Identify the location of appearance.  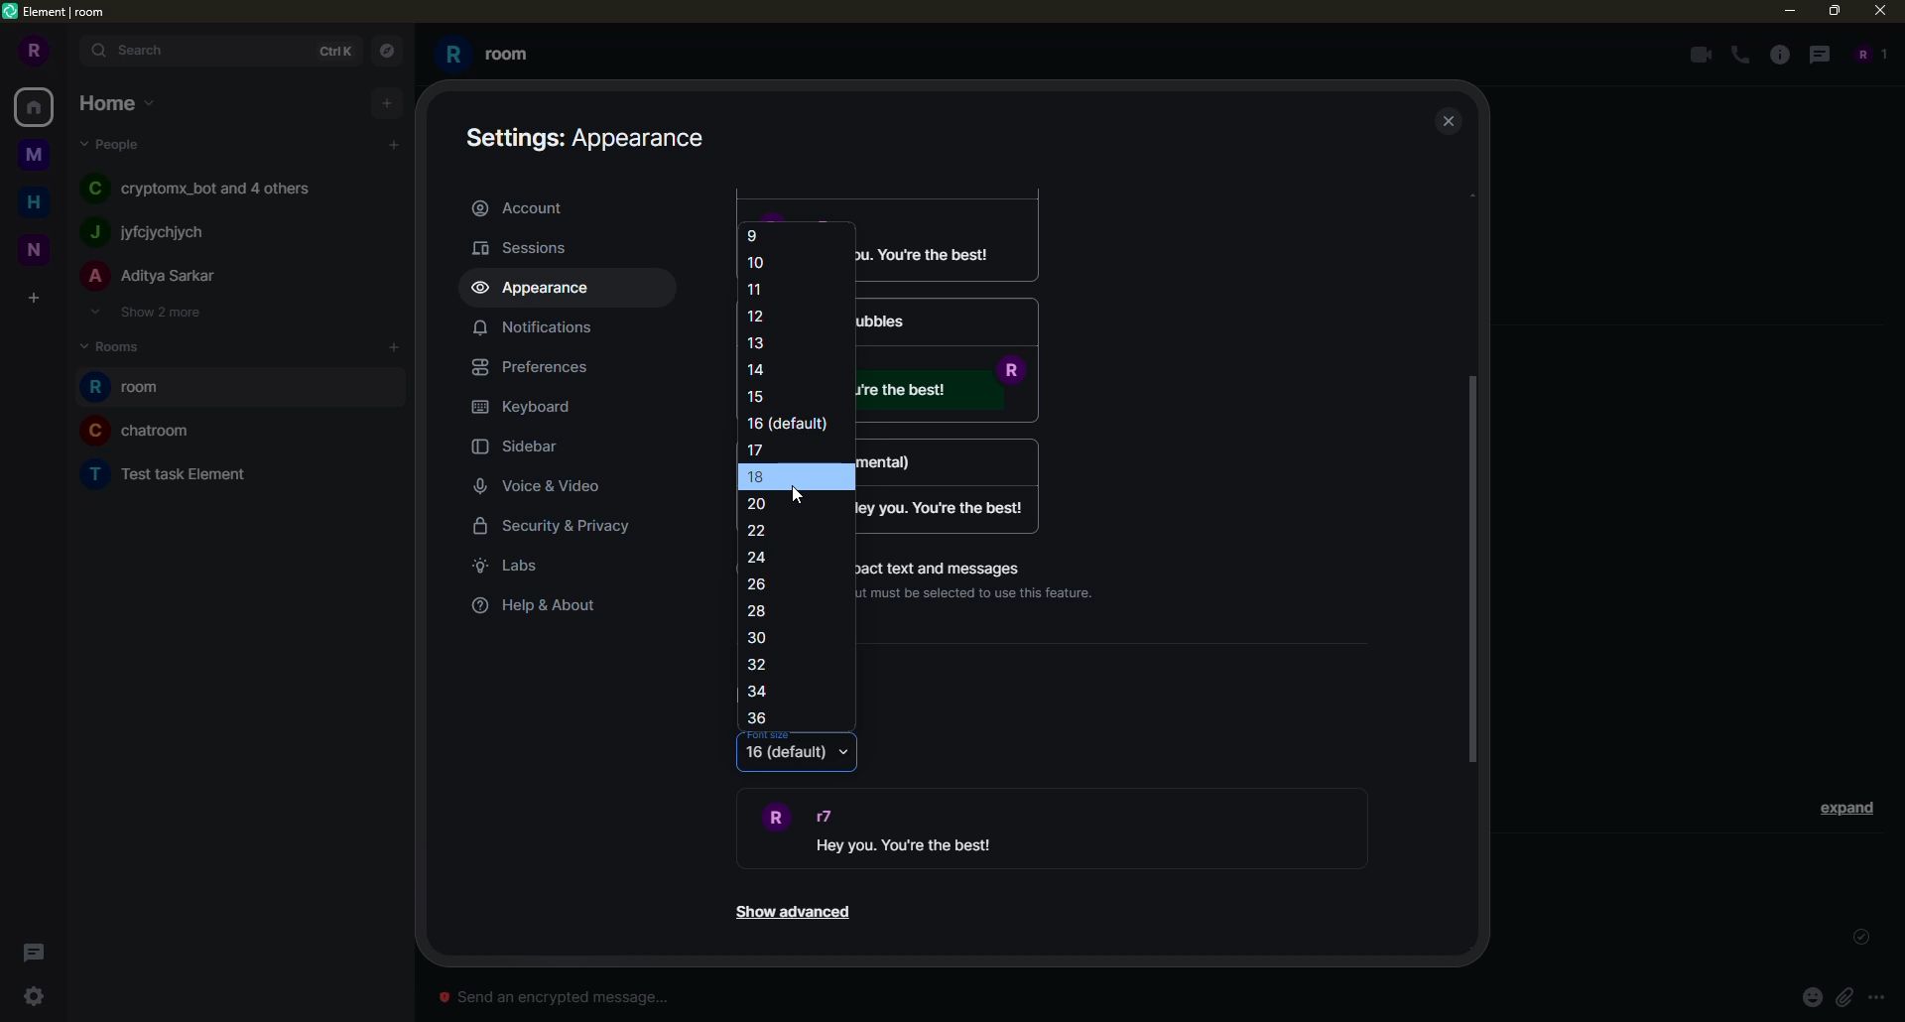
(590, 135).